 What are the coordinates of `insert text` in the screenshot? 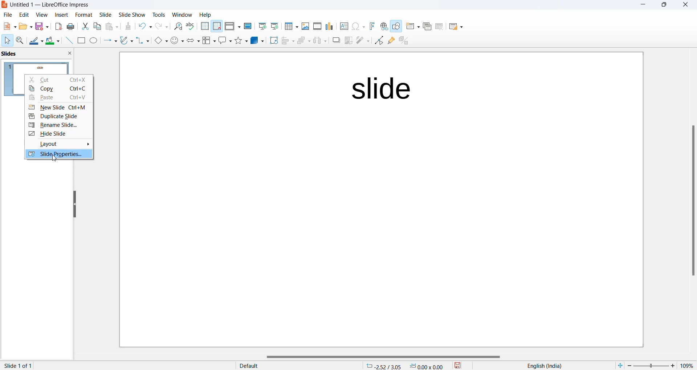 It's located at (343, 26).